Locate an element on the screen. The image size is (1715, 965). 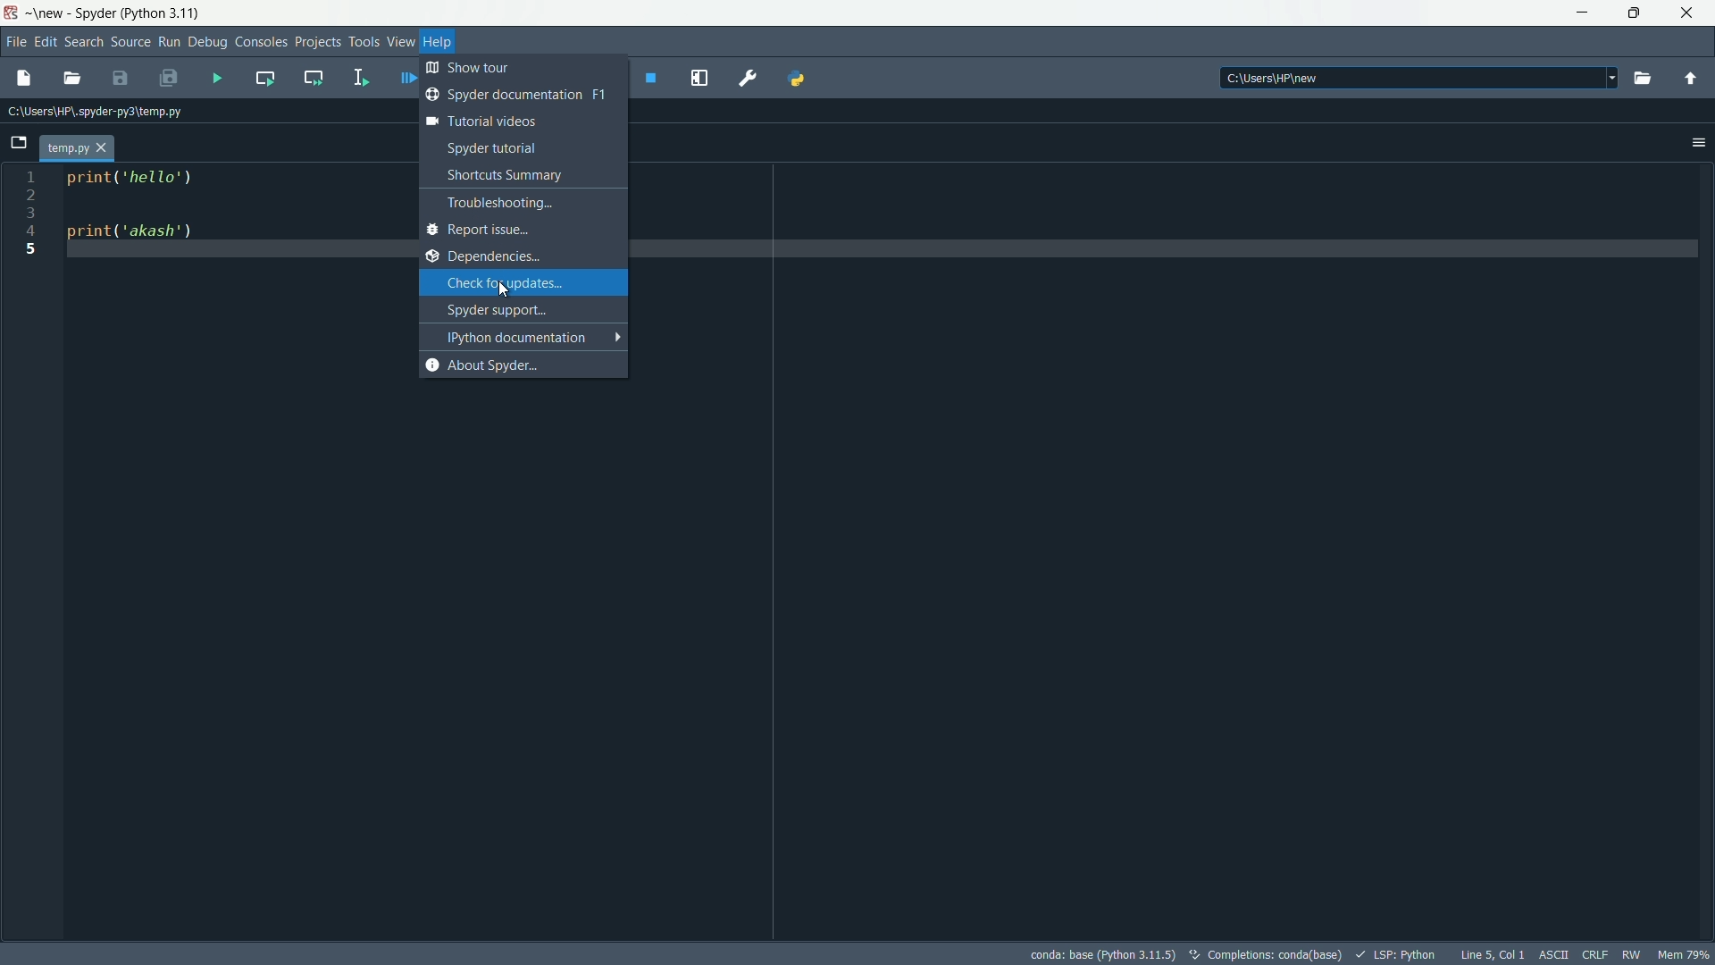
source menu is located at coordinates (130, 41).